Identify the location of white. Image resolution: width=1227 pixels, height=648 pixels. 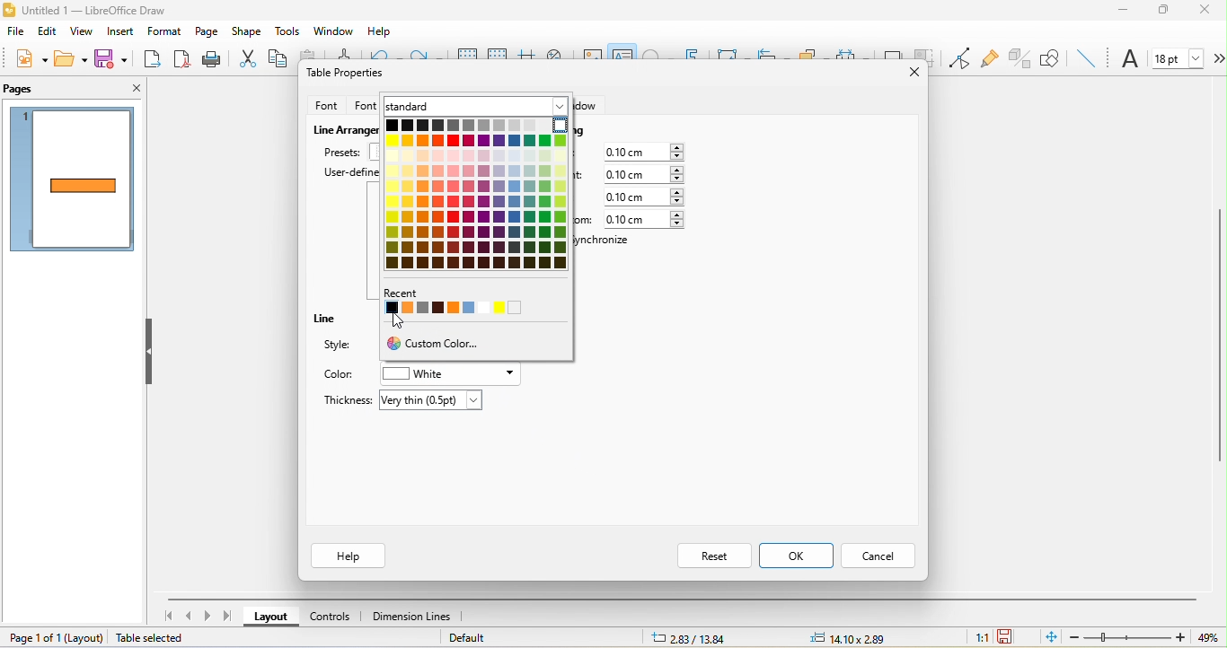
(447, 372).